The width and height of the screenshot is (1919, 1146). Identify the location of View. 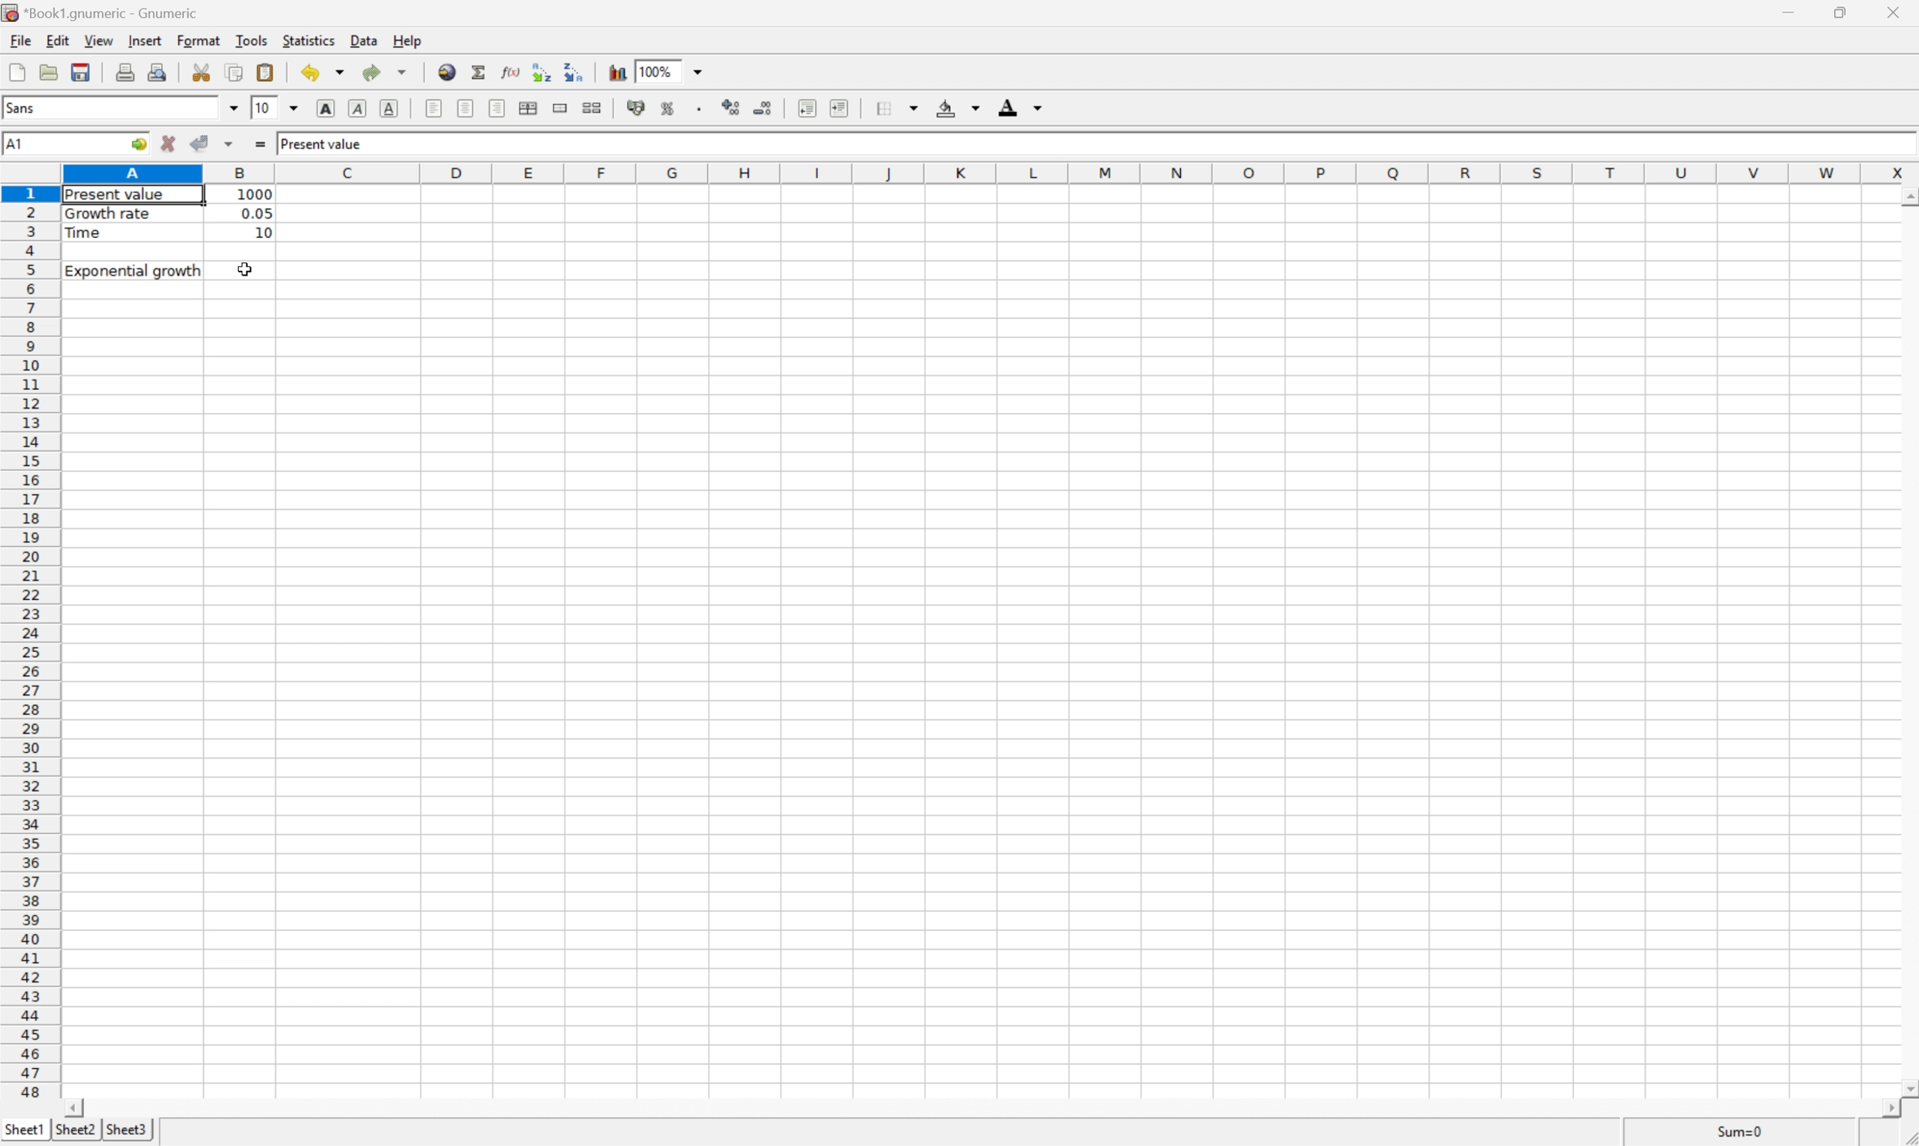
(100, 39).